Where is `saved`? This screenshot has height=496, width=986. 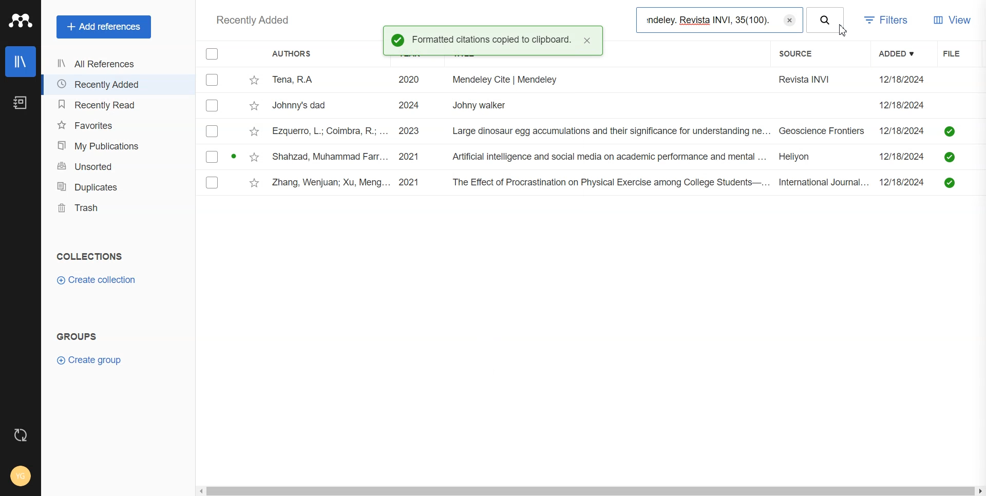 saved is located at coordinates (949, 182).